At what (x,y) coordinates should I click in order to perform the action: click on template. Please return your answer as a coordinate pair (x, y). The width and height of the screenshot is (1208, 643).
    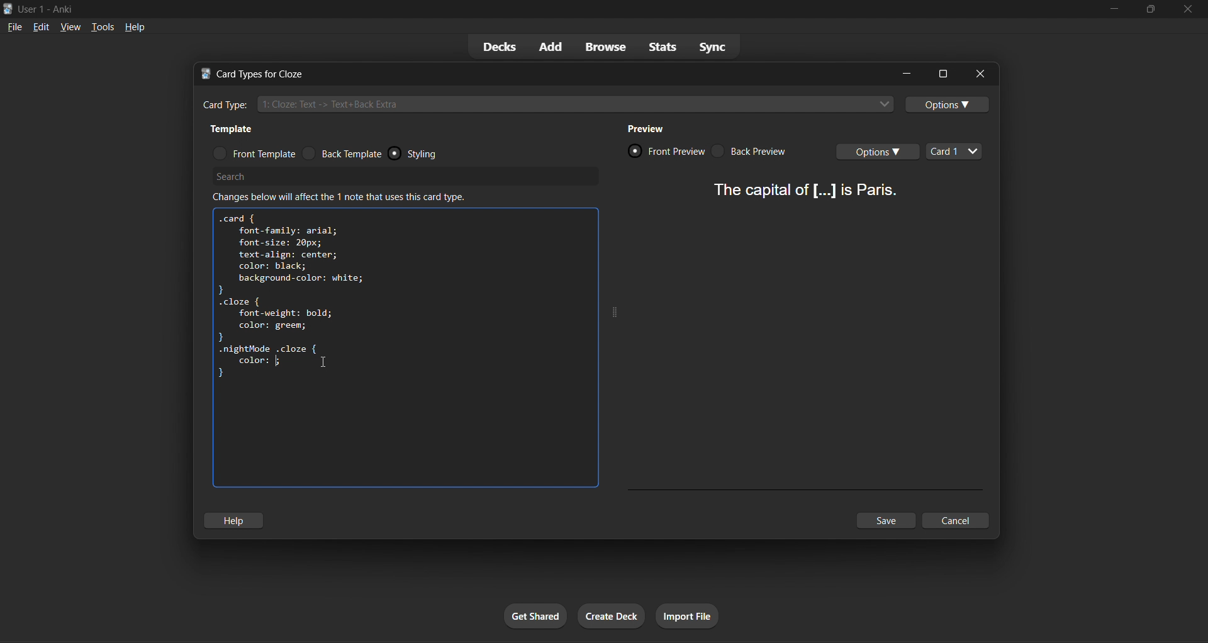
    Looking at the image, I should click on (237, 130).